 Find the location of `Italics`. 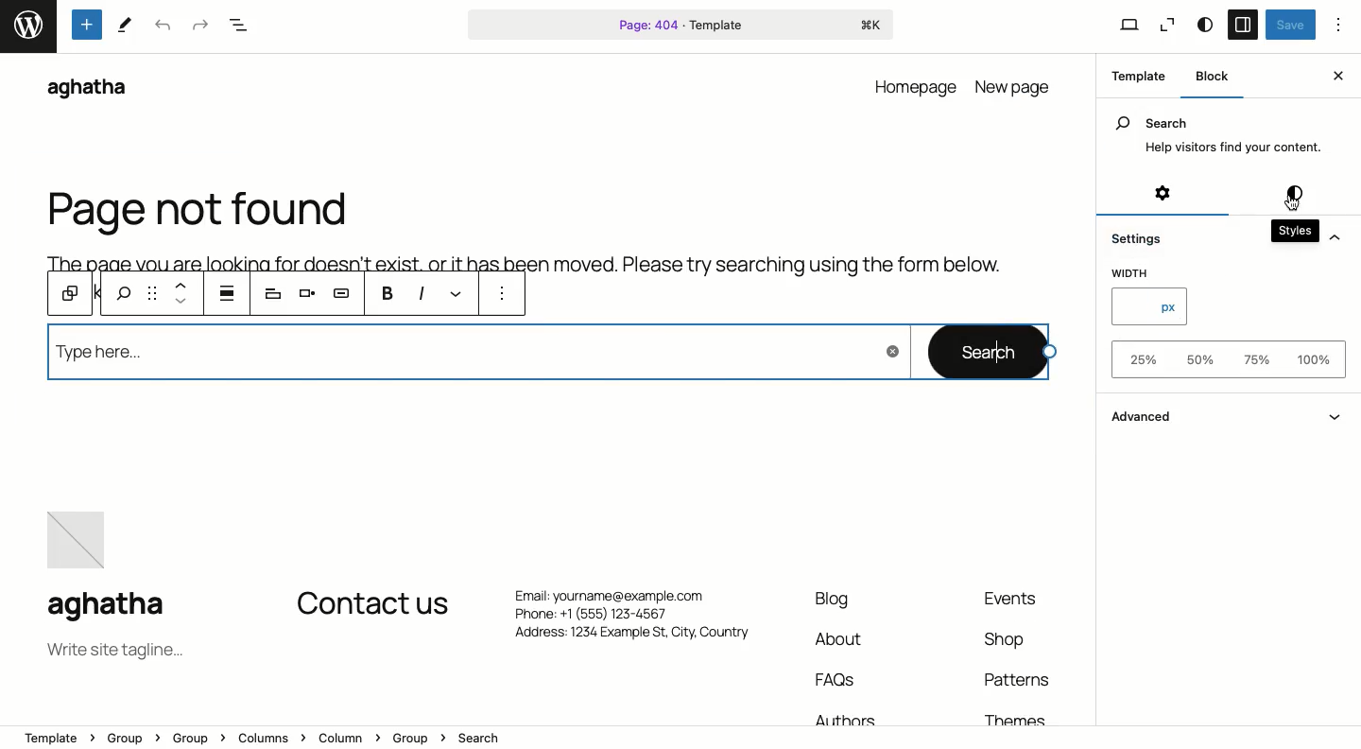

Italics is located at coordinates (423, 293).